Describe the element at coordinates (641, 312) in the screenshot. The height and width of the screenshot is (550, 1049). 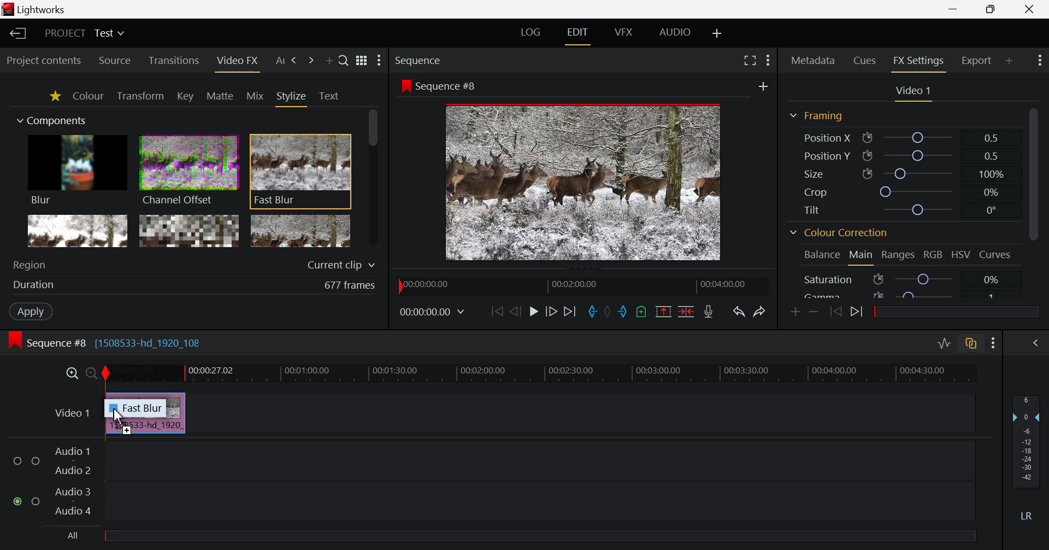
I see `Mark Cue` at that location.